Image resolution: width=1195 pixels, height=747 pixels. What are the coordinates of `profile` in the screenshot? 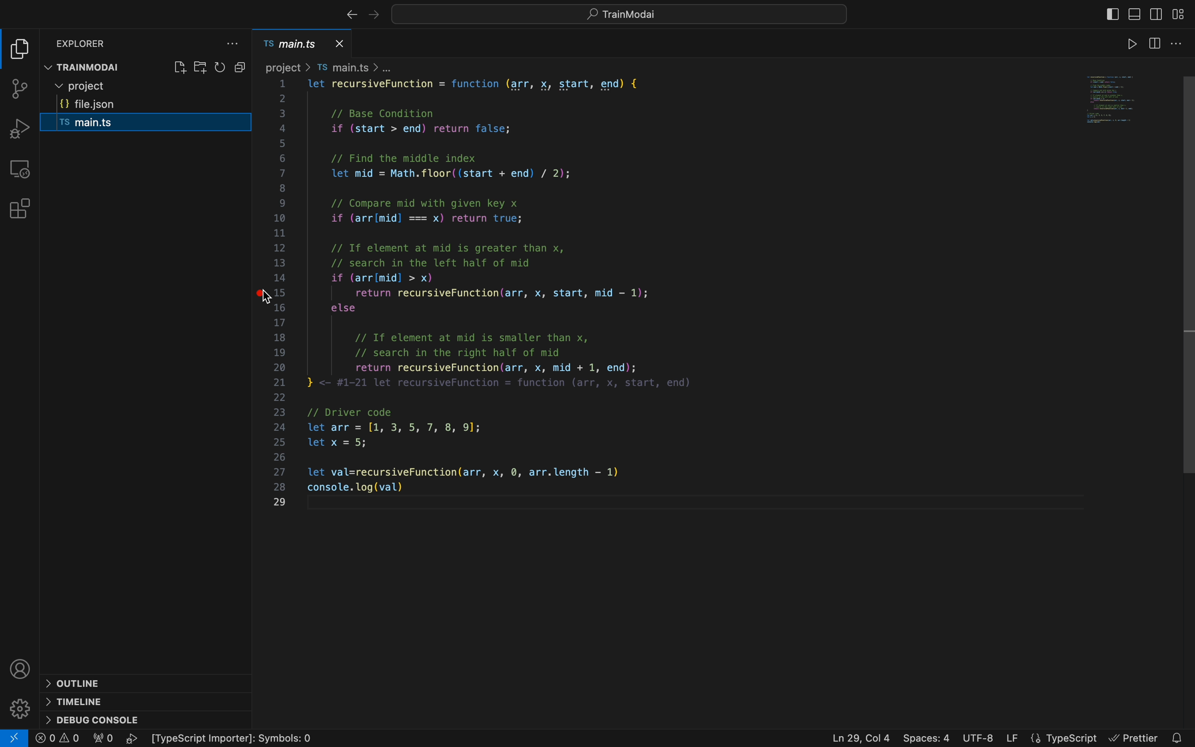 It's located at (22, 670).